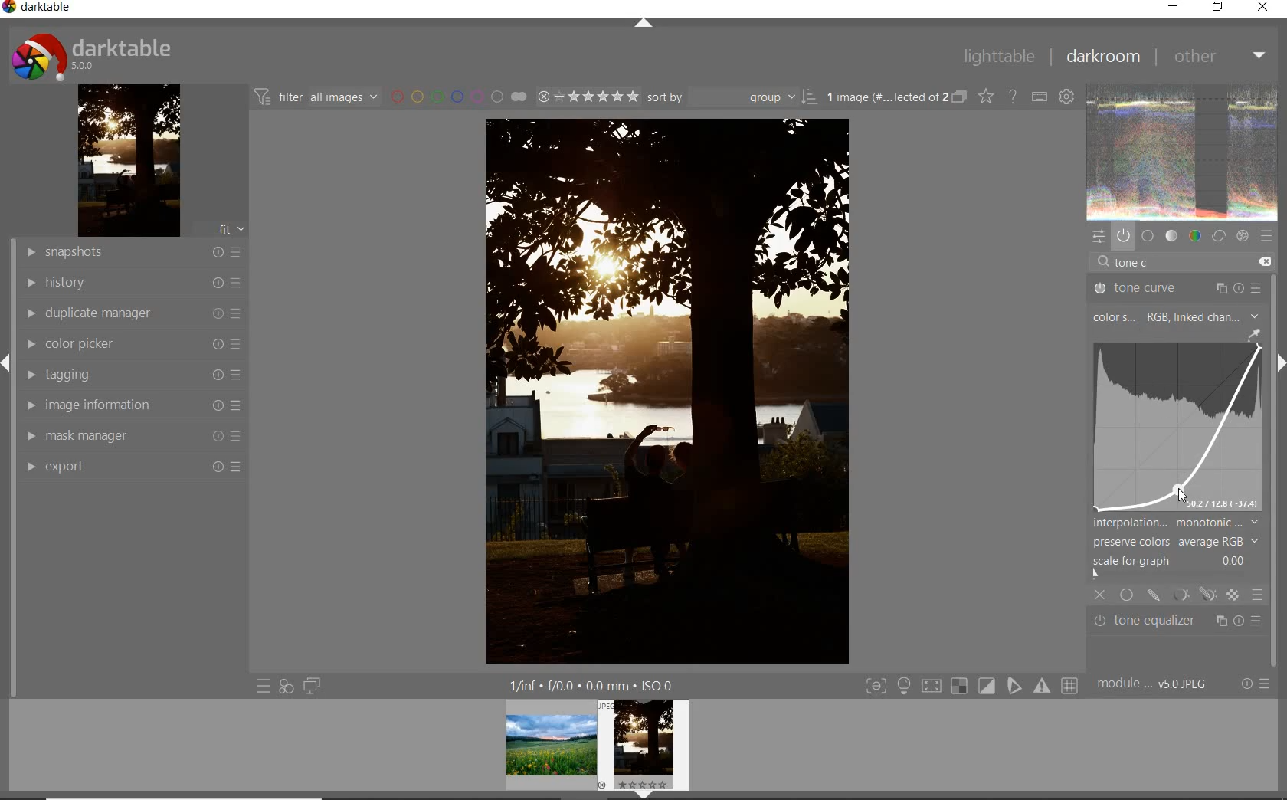 Image resolution: width=1287 pixels, height=800 pixels. What do you see at coordinates (1099, 235) in the screenshot?
I see `quick access panel` at bounding box center [1099, 235].